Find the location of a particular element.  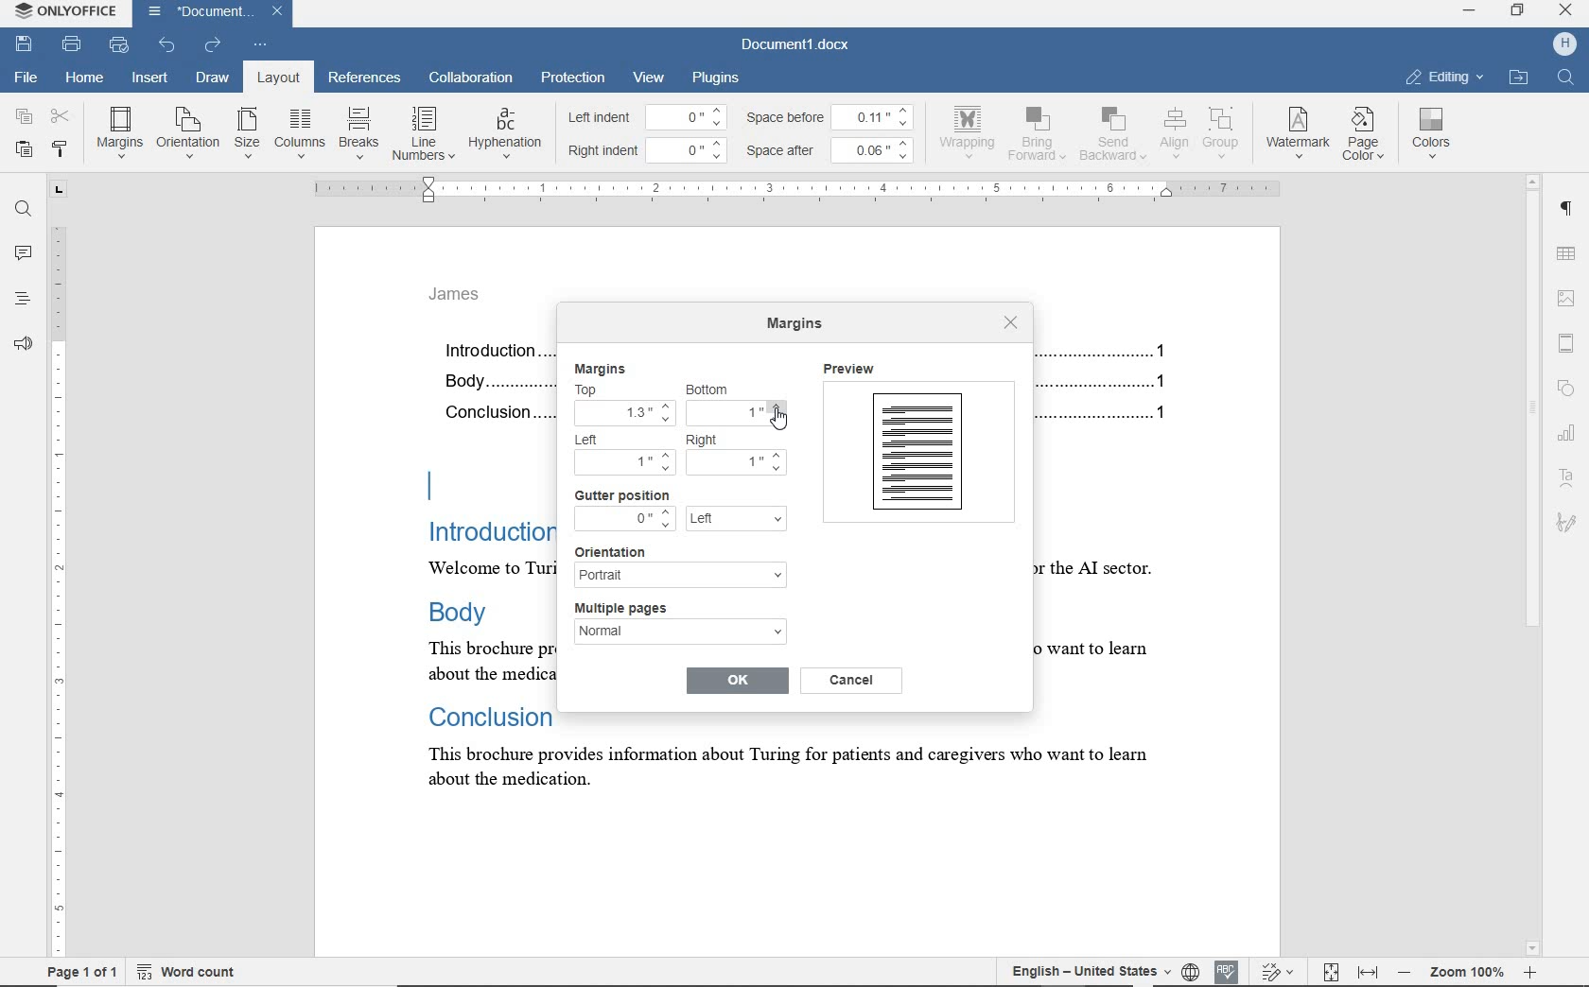

watermark is located at coordinates (1300, 134).